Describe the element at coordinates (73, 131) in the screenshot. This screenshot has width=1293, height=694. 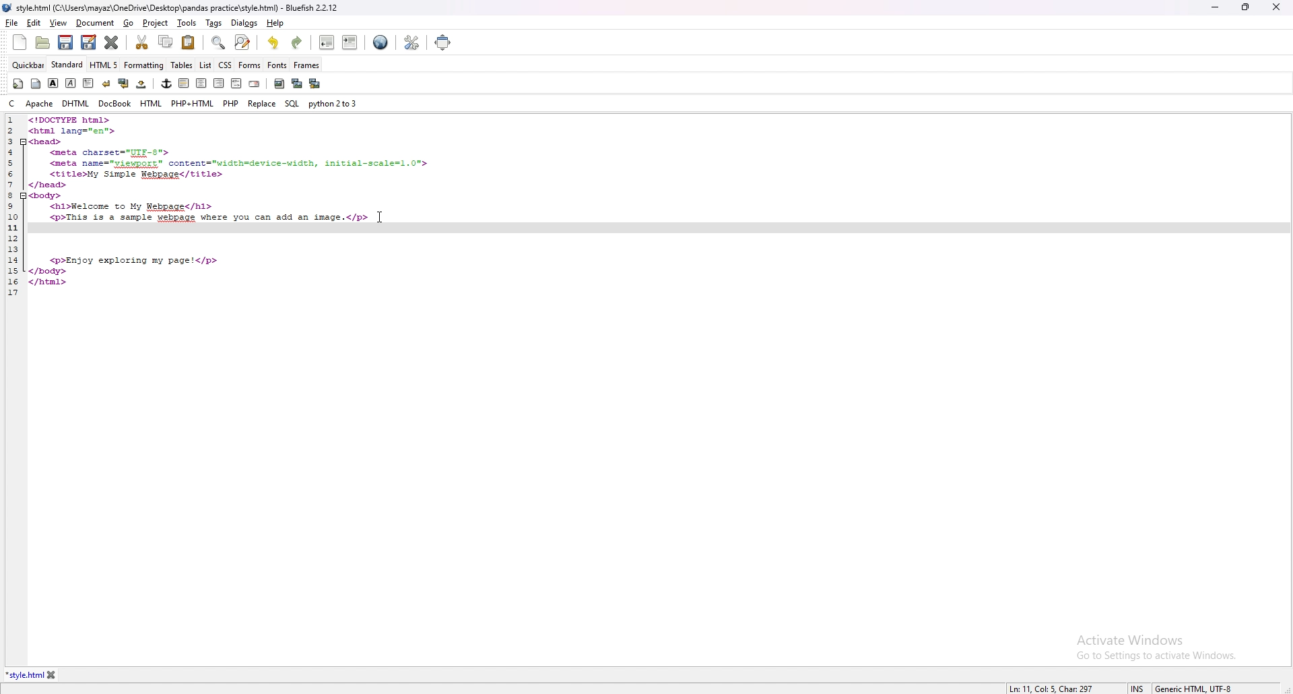
I see `<html lang="en">` at that location.